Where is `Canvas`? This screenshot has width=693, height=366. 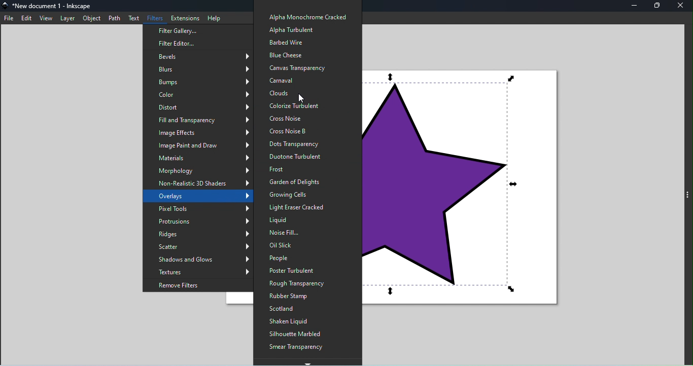 Canvas is located at coordinates (470, 194).